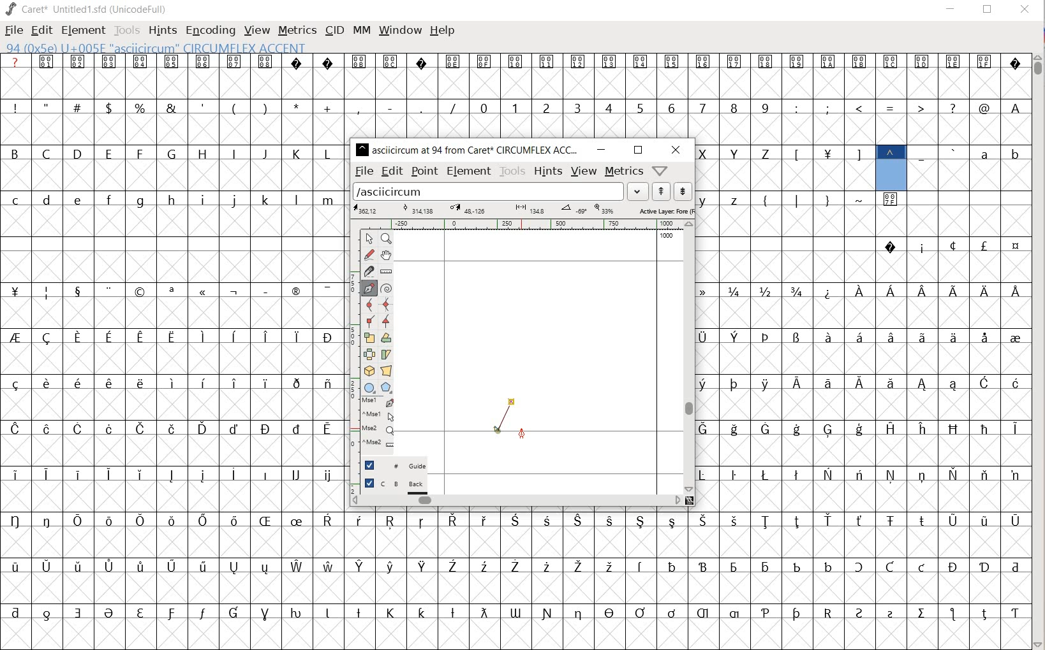 The image size is (1045, 650). What do you see at coordinates (370, 305) in the screenshot?
I see `add a curve point` at bounding box center [370, 305].